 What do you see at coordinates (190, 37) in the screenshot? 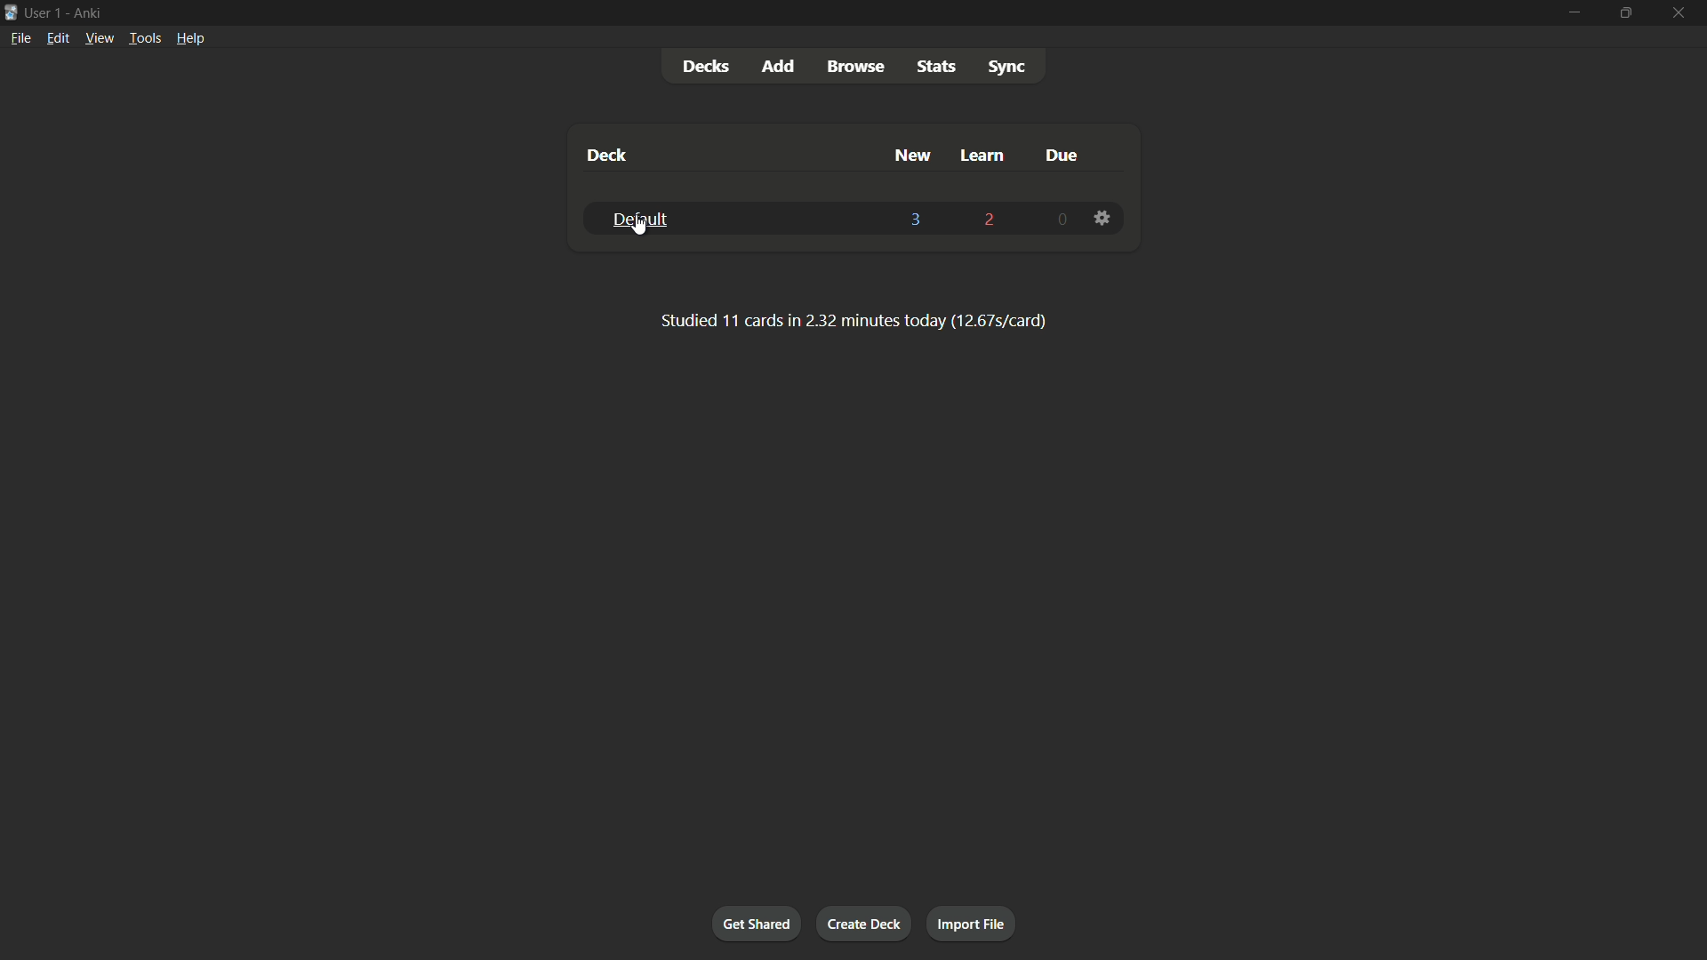
I see `help menu` at bounding box center [190, 37].